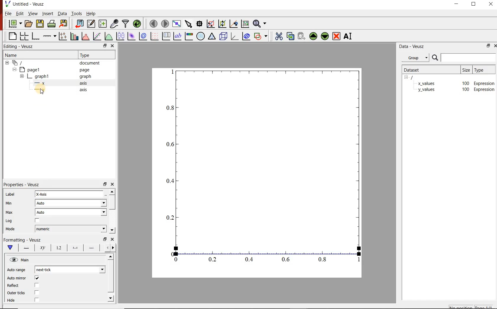 Image resolution: width=497 pixels, height=309 pixels. Describe the element at coordinates (9, 221) in the screenshot. I see `| Log` at that location.